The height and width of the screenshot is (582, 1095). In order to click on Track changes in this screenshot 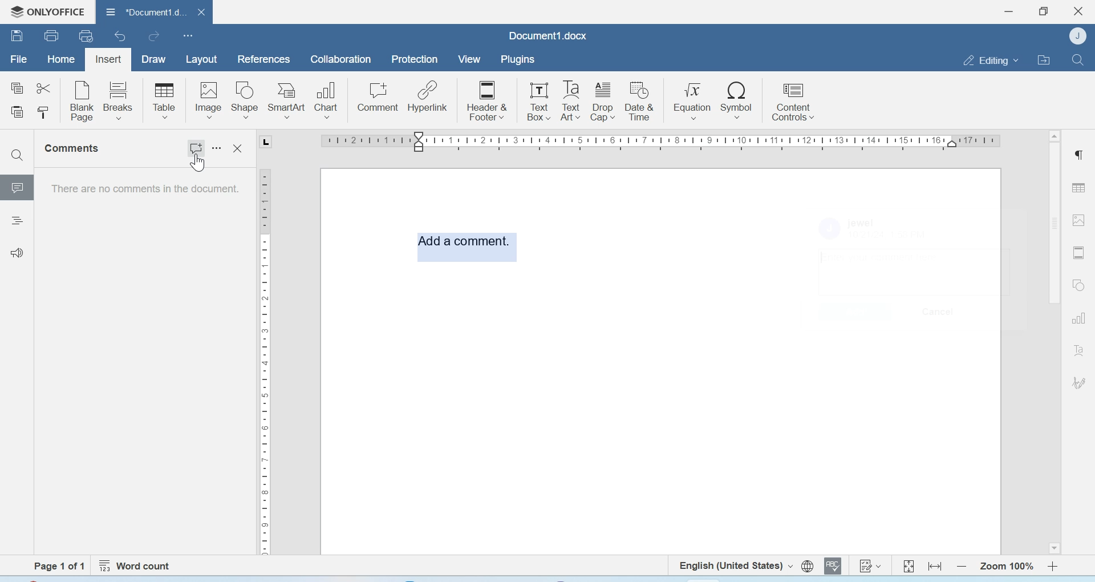, I will do `click(869, 565)`.